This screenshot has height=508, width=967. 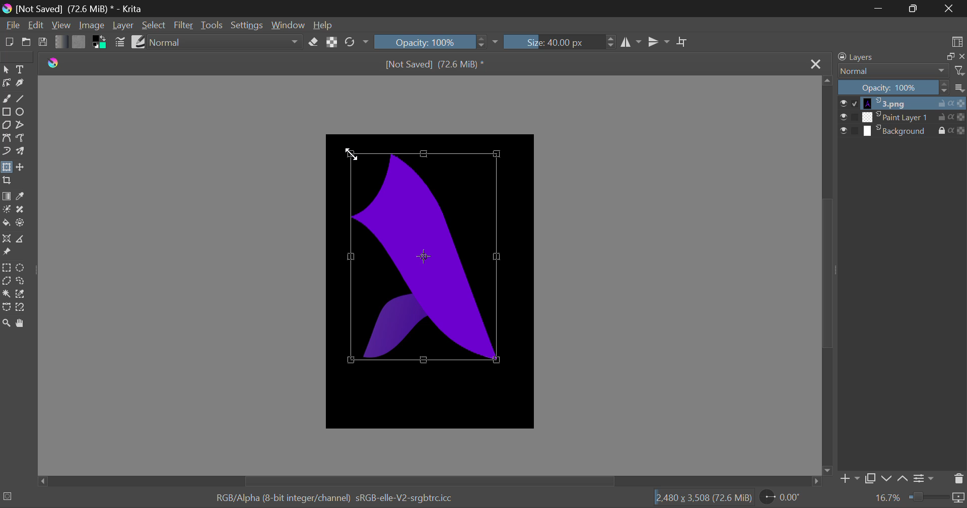 What do you see at coordinates (7, 307) in the screenshot?
I see `Bezier Curve Selection` at bounding box center [7, 307].